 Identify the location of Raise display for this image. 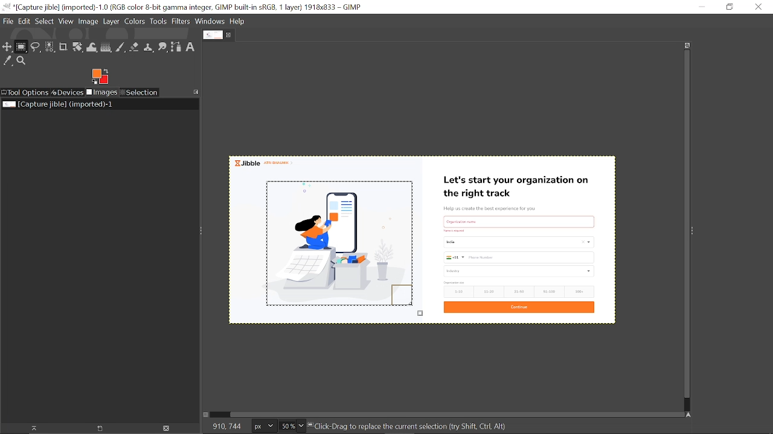
(30, 428).